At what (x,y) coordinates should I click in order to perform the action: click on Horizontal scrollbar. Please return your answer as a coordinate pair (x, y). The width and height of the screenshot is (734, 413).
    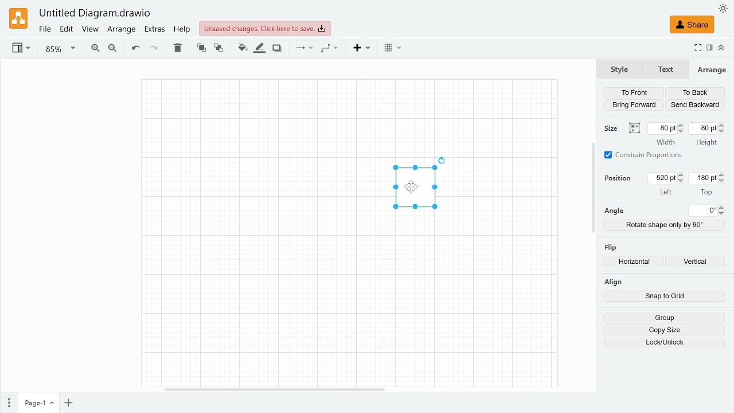
    Looking at the image, I should click on (275, 388).